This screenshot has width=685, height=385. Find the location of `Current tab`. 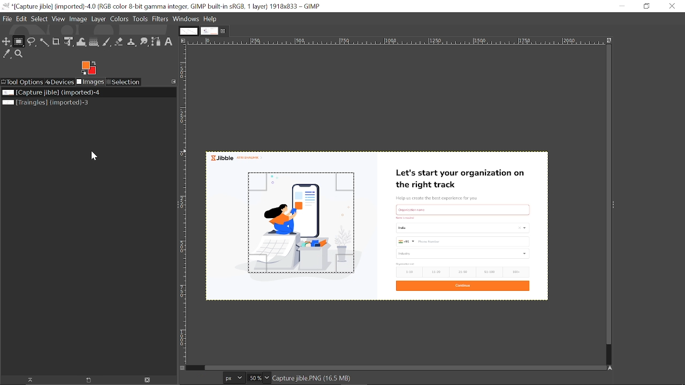

Current tab is located at coordinates (210, 31).